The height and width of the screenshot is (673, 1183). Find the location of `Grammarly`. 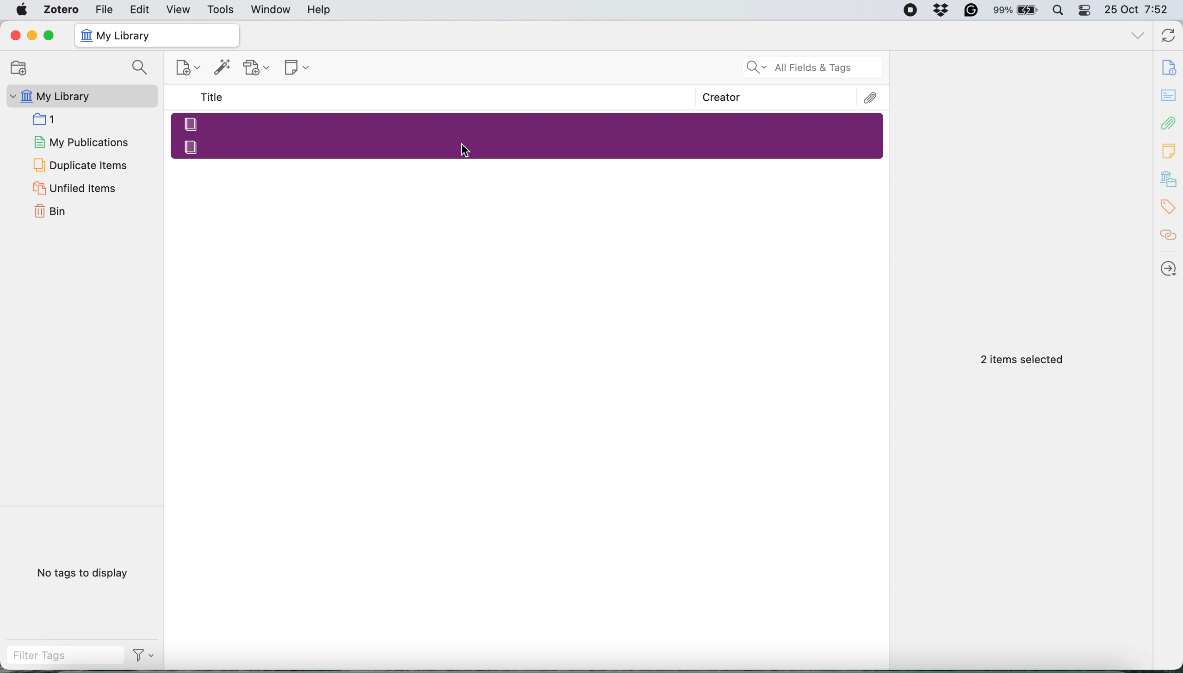

Grammarly is located at coordinates (972, 10).